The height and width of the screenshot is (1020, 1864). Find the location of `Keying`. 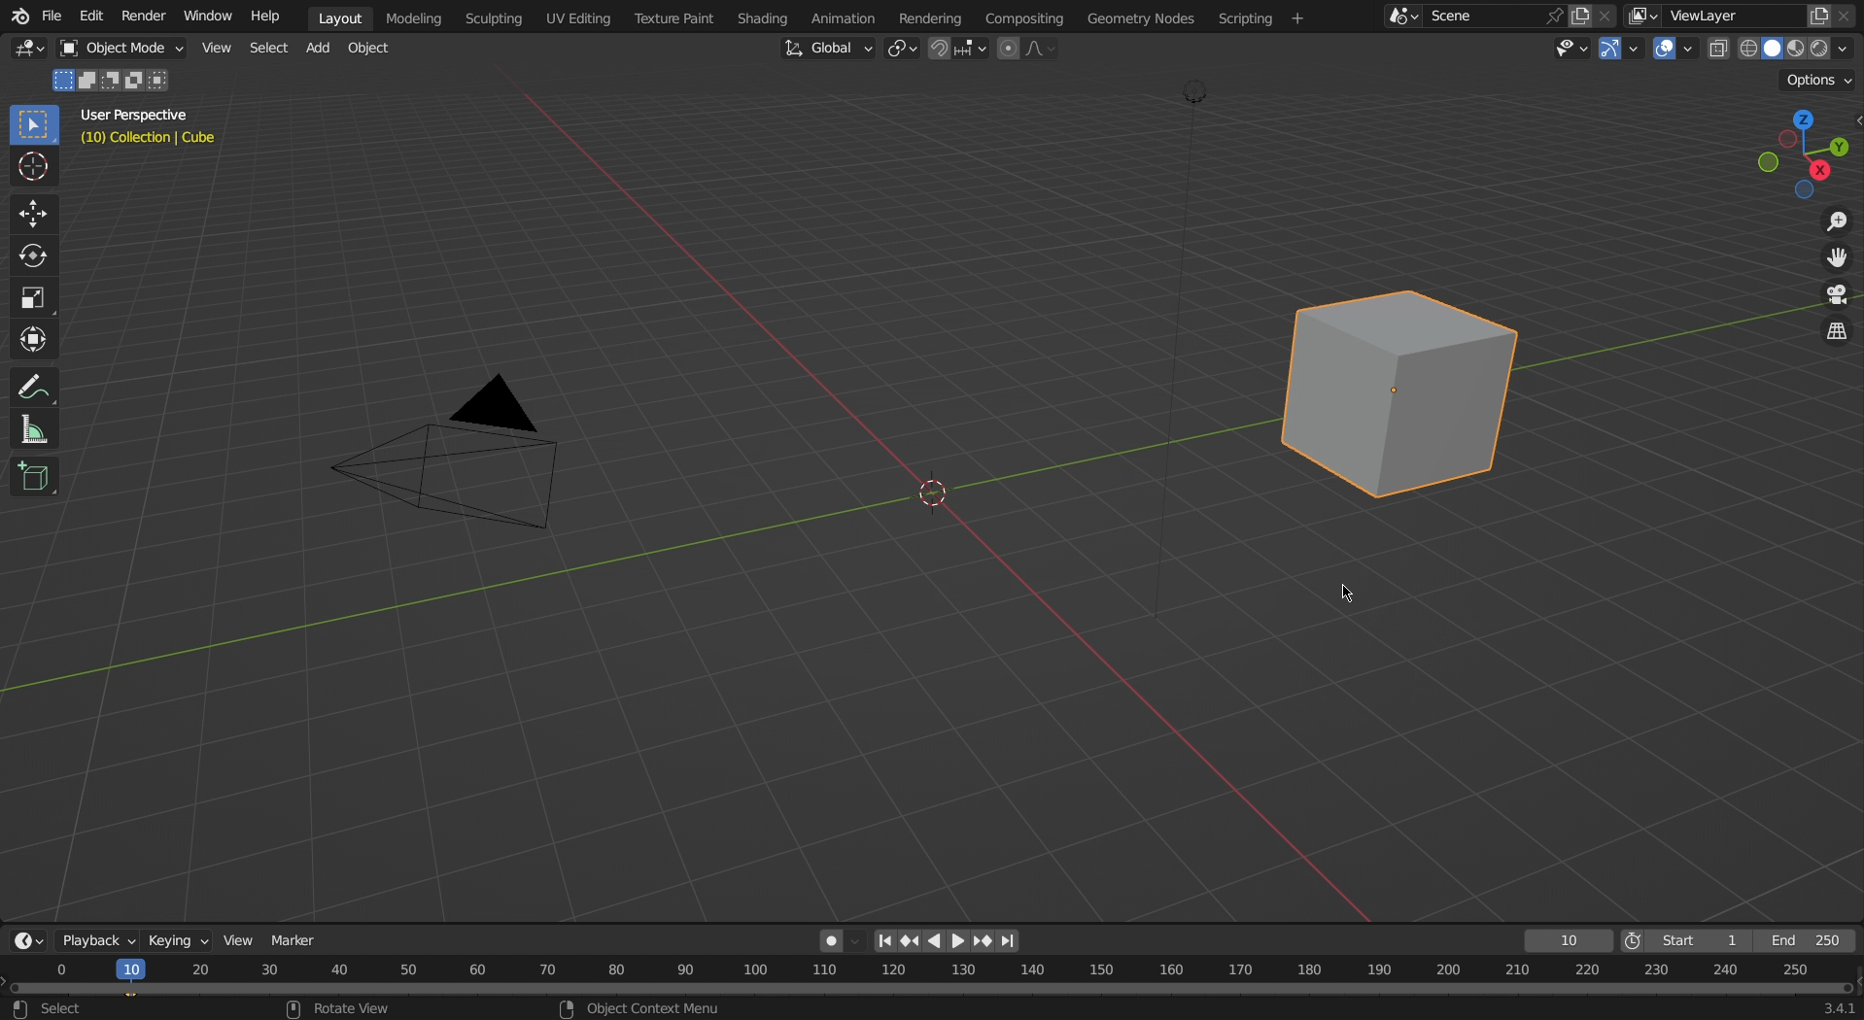

Keying is located at coordinates (175, 937).